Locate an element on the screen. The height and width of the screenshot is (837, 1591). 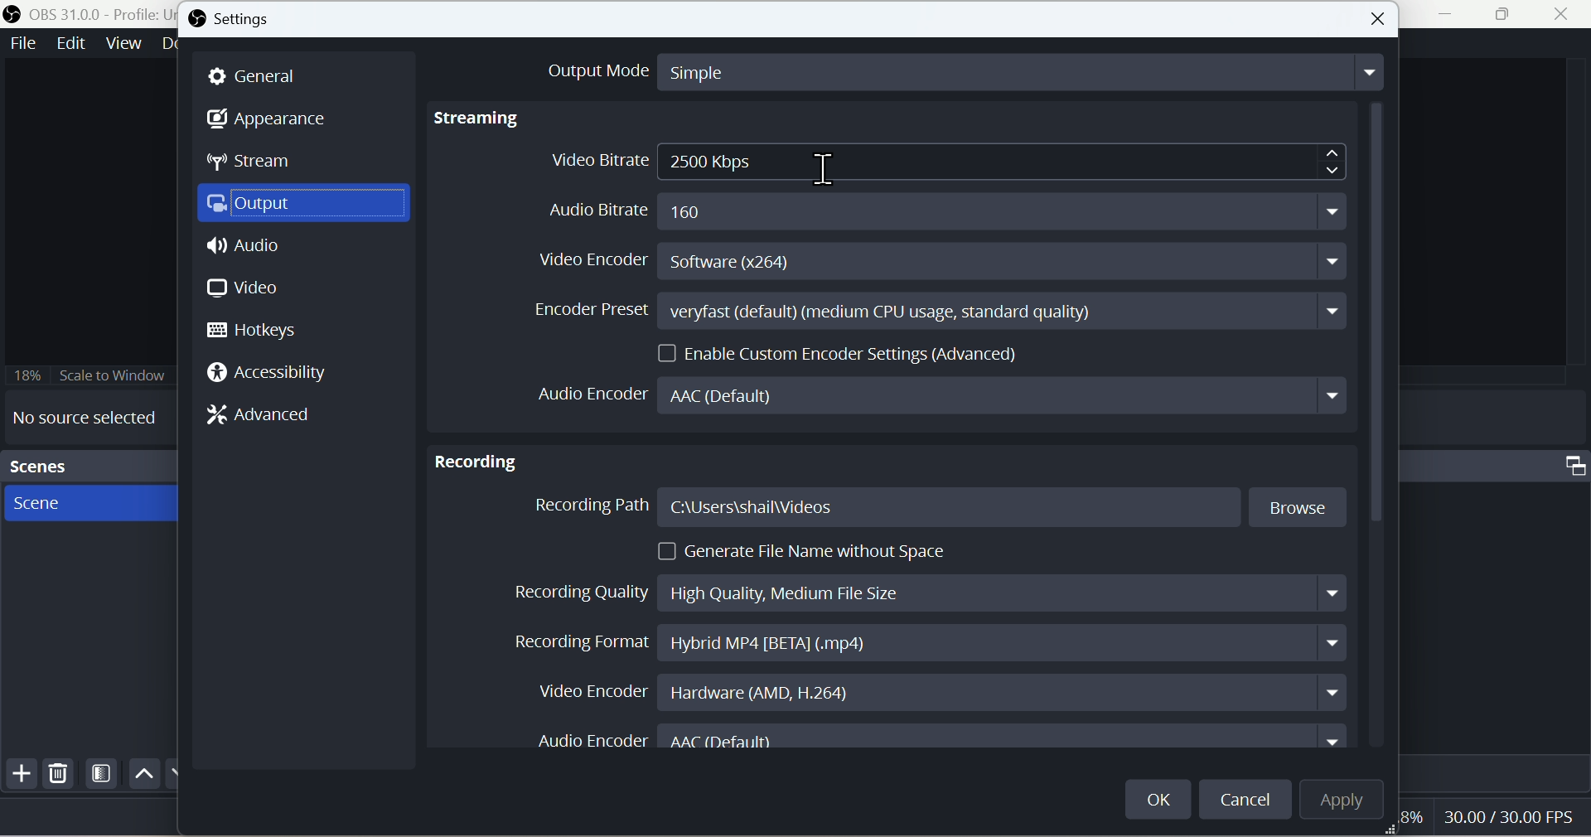
Video Encoder is located at coordinates (932, 691).